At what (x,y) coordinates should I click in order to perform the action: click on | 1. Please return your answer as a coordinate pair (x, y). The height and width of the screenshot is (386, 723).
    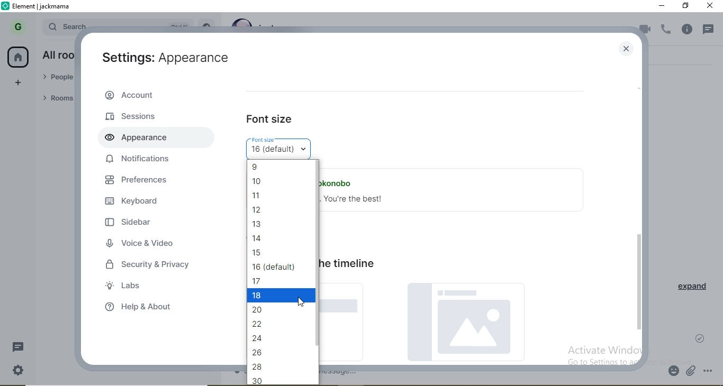
    Looking at the image, I should click on (272, 196).